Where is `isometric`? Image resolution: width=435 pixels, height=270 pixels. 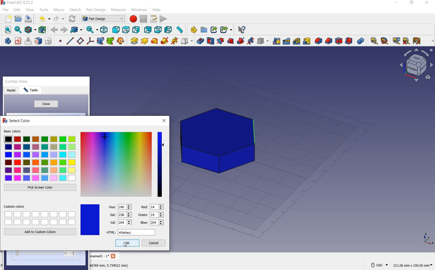 isometric is located at coordinates (105, 30).